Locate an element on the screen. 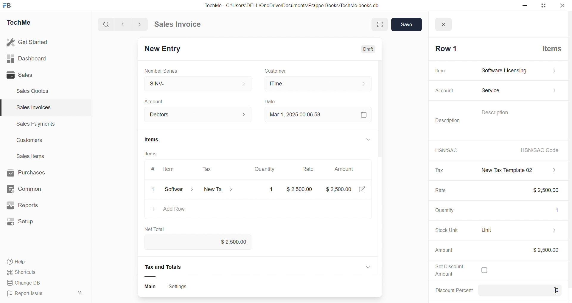 The image size is (572, 303). + Add Row is located at coordinates (171, 210).